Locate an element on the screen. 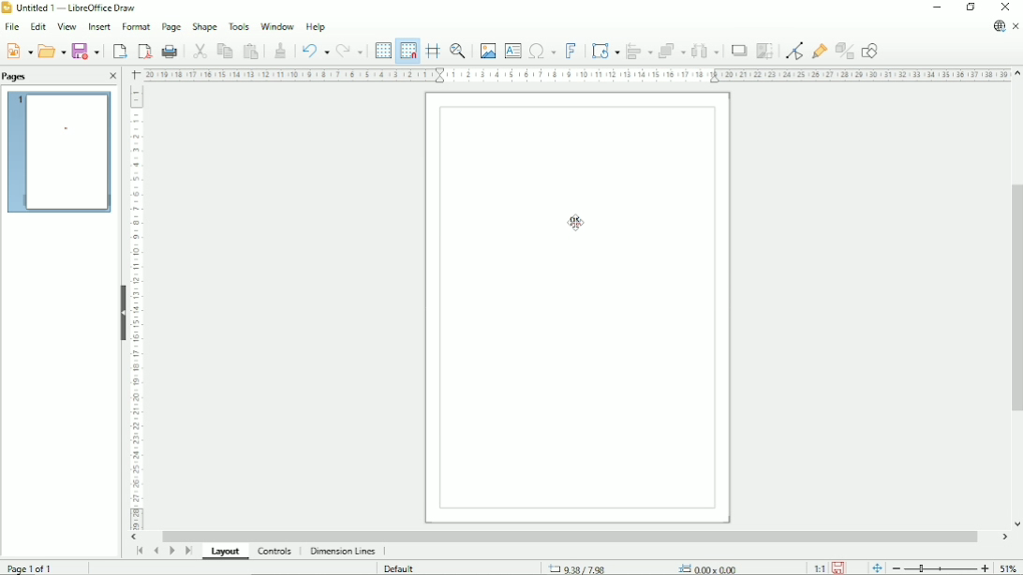  Default is located at coordinates (402, 568).